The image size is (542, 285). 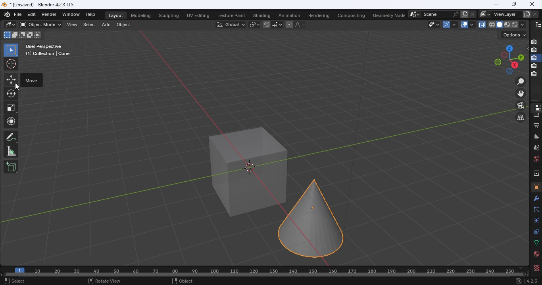 What do you see at coordinates (506, 14) in the screenshot?
I see `Name` at bounding box center [506, 14].